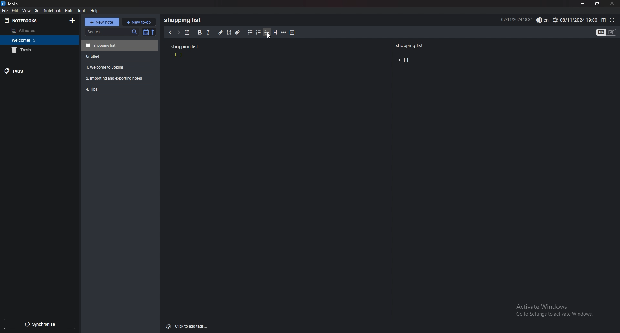 The width and height of the screenshot is (620, 333). I want to click on bold, so click(200, 33).